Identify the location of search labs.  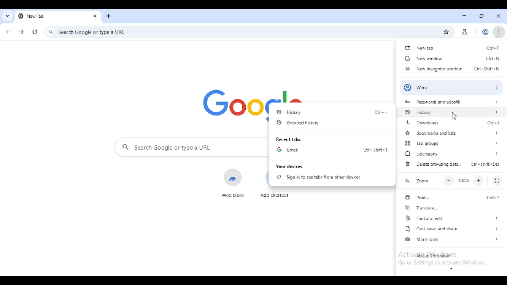
(464, 32).